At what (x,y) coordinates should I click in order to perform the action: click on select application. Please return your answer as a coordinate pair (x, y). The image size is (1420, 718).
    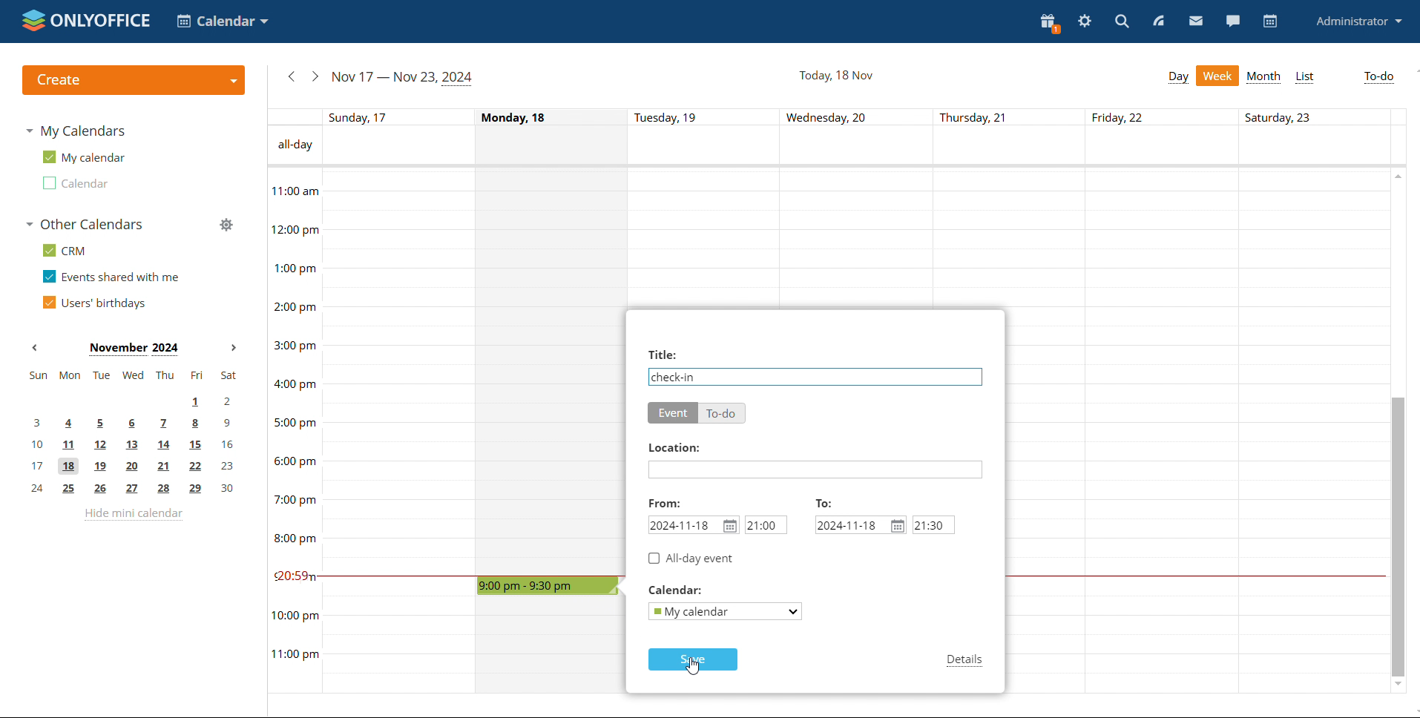
    Looking at the image, I should click on (224, 22).